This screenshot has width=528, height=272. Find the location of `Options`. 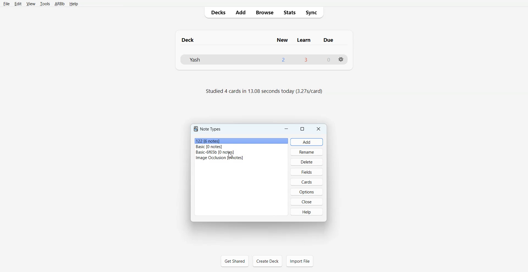

Options is located at coordinates (307, 191).